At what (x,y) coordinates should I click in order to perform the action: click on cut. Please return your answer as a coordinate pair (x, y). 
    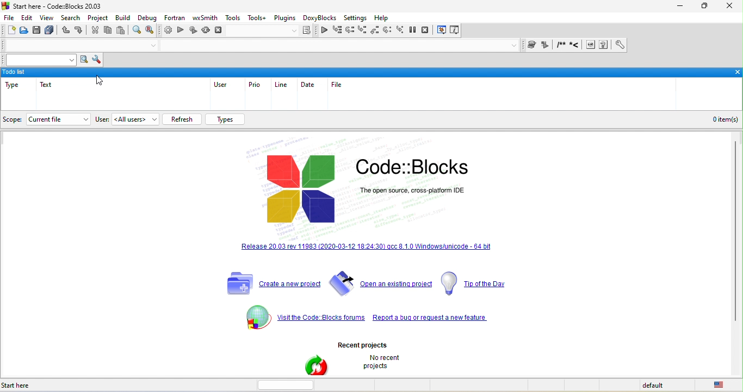
    Looking at the image, I should click on (94, 31).